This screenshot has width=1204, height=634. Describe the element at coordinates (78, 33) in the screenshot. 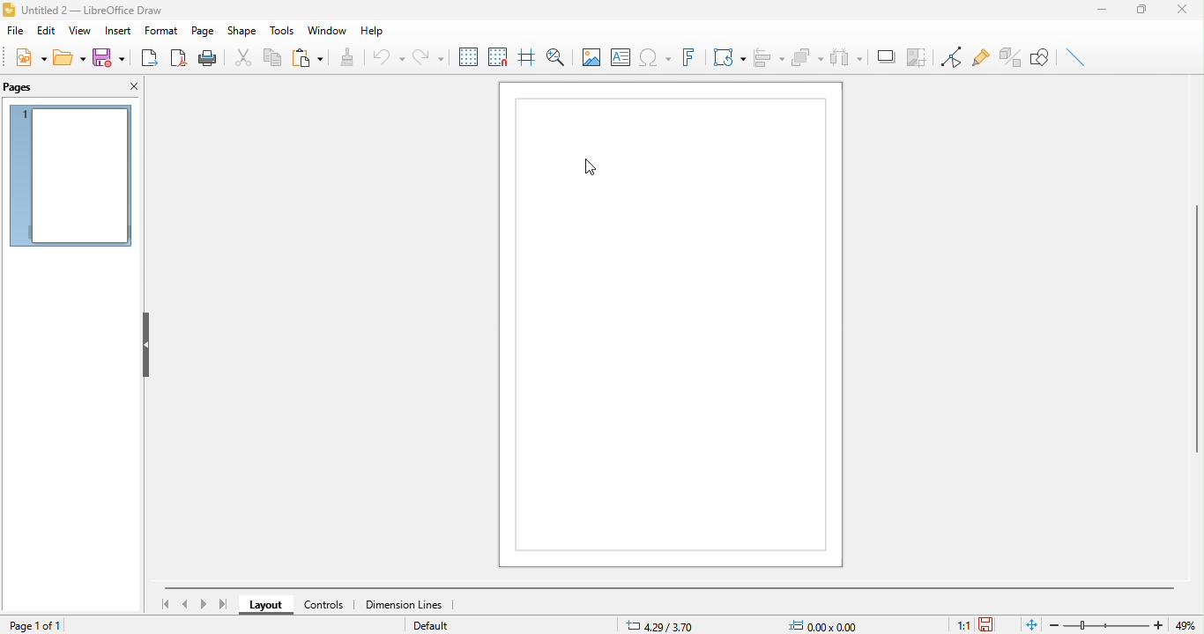

I see `view` at that location.